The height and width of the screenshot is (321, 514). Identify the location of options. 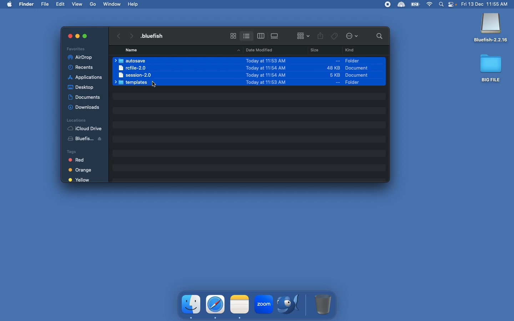
(353, 36).